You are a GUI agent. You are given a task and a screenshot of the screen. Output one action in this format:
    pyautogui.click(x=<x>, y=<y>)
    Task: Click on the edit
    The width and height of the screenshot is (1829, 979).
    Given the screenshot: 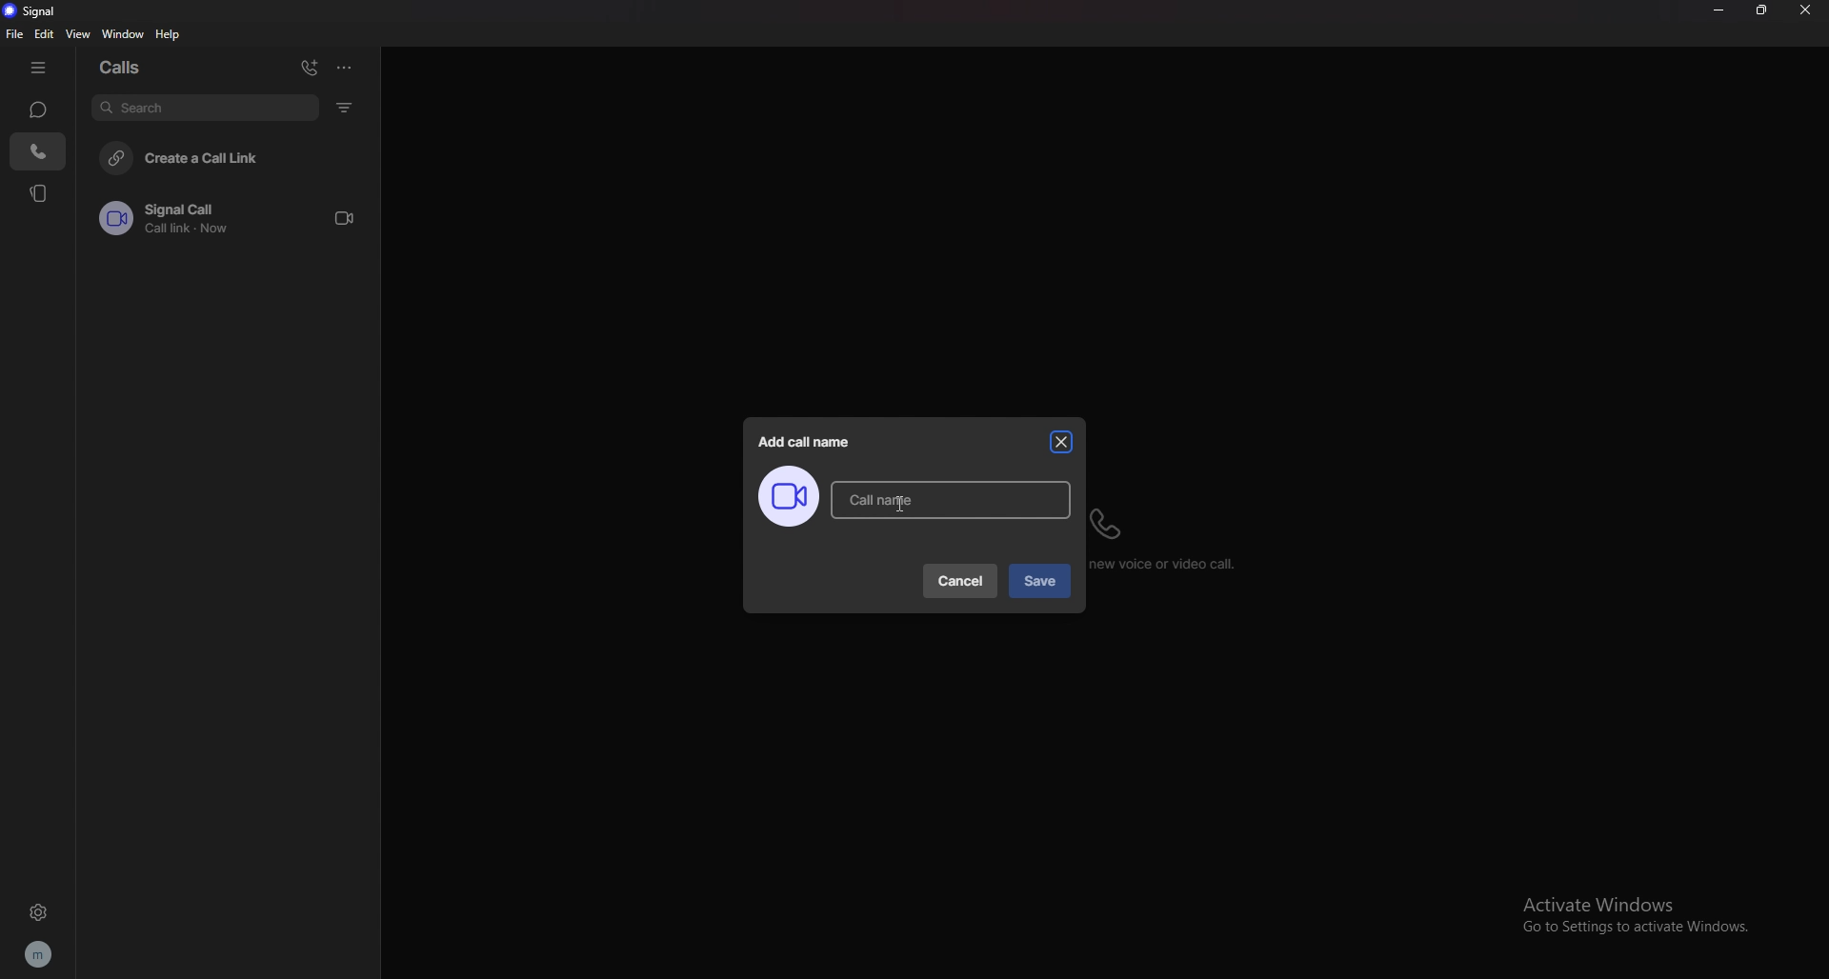 What is the action you would take?
    pyautogui.click(x=45, y=34)
    